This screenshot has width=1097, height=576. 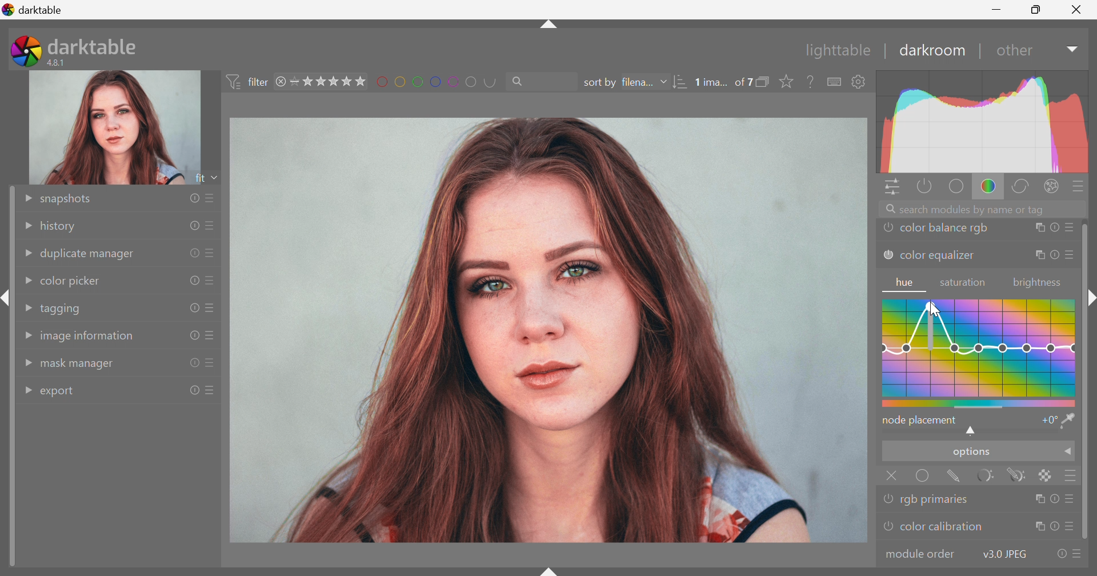 What do you see at coordinates (1072, 499) in the screenshot?
I see `presets` at bounding box center [1072, 499].